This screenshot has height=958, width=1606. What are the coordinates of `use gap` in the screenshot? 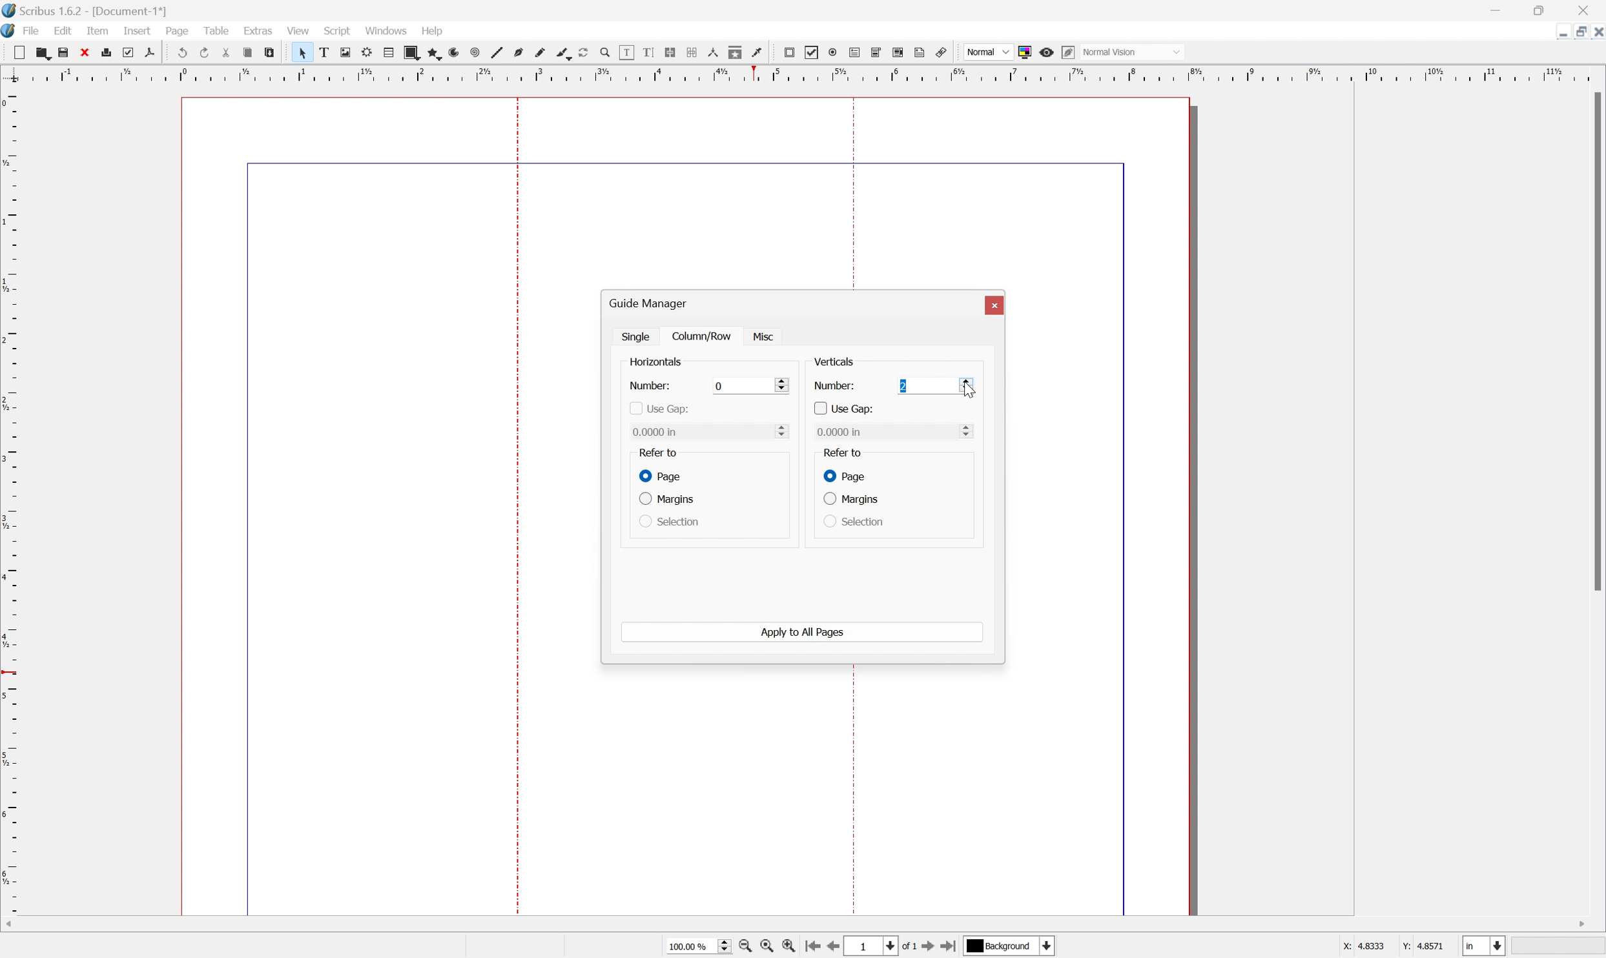 It's located at (843, 408).